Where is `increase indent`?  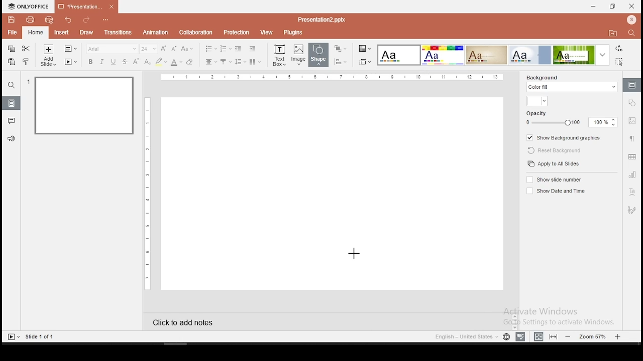 increase indent is located at coordinates (253, 48).